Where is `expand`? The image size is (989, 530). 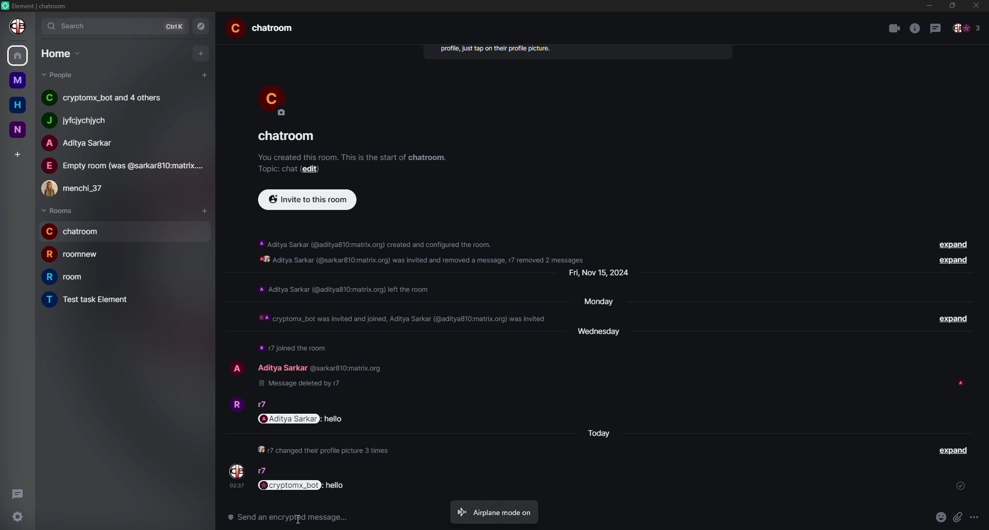
expand is located at coordinates (954, 261).